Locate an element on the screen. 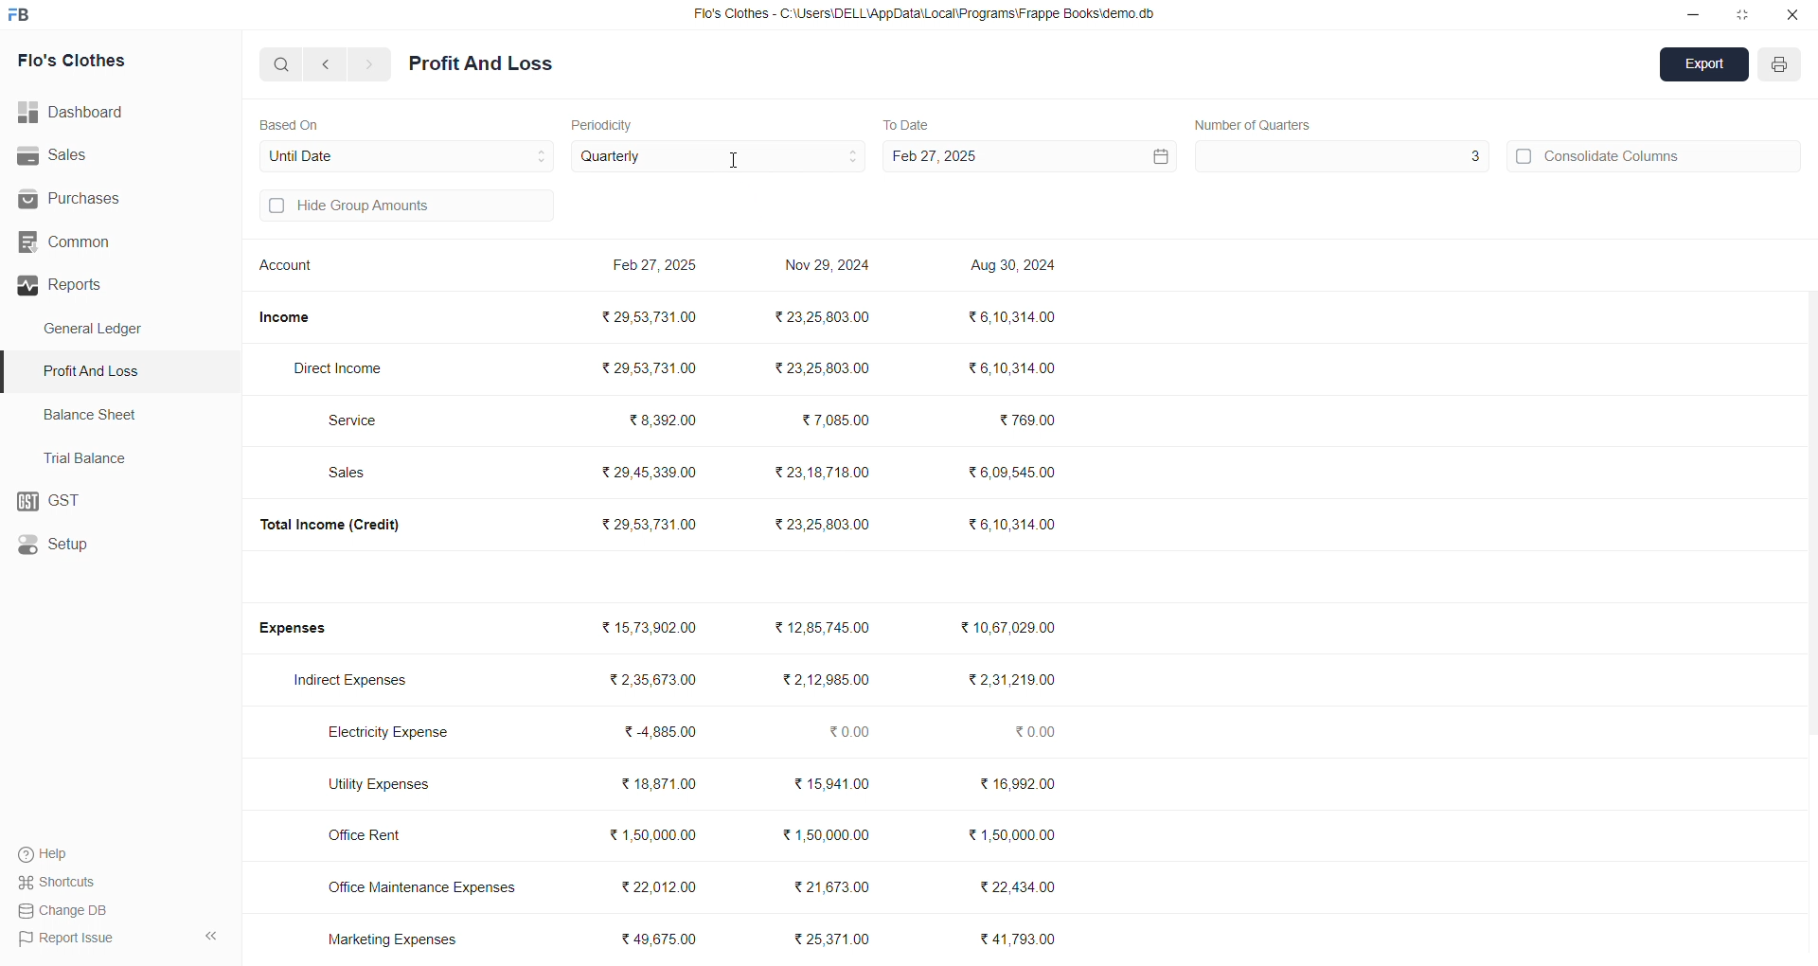 The height and width of the screenshot is (966, 1818). Utility Expenses. is located at coordinates (390, 783).